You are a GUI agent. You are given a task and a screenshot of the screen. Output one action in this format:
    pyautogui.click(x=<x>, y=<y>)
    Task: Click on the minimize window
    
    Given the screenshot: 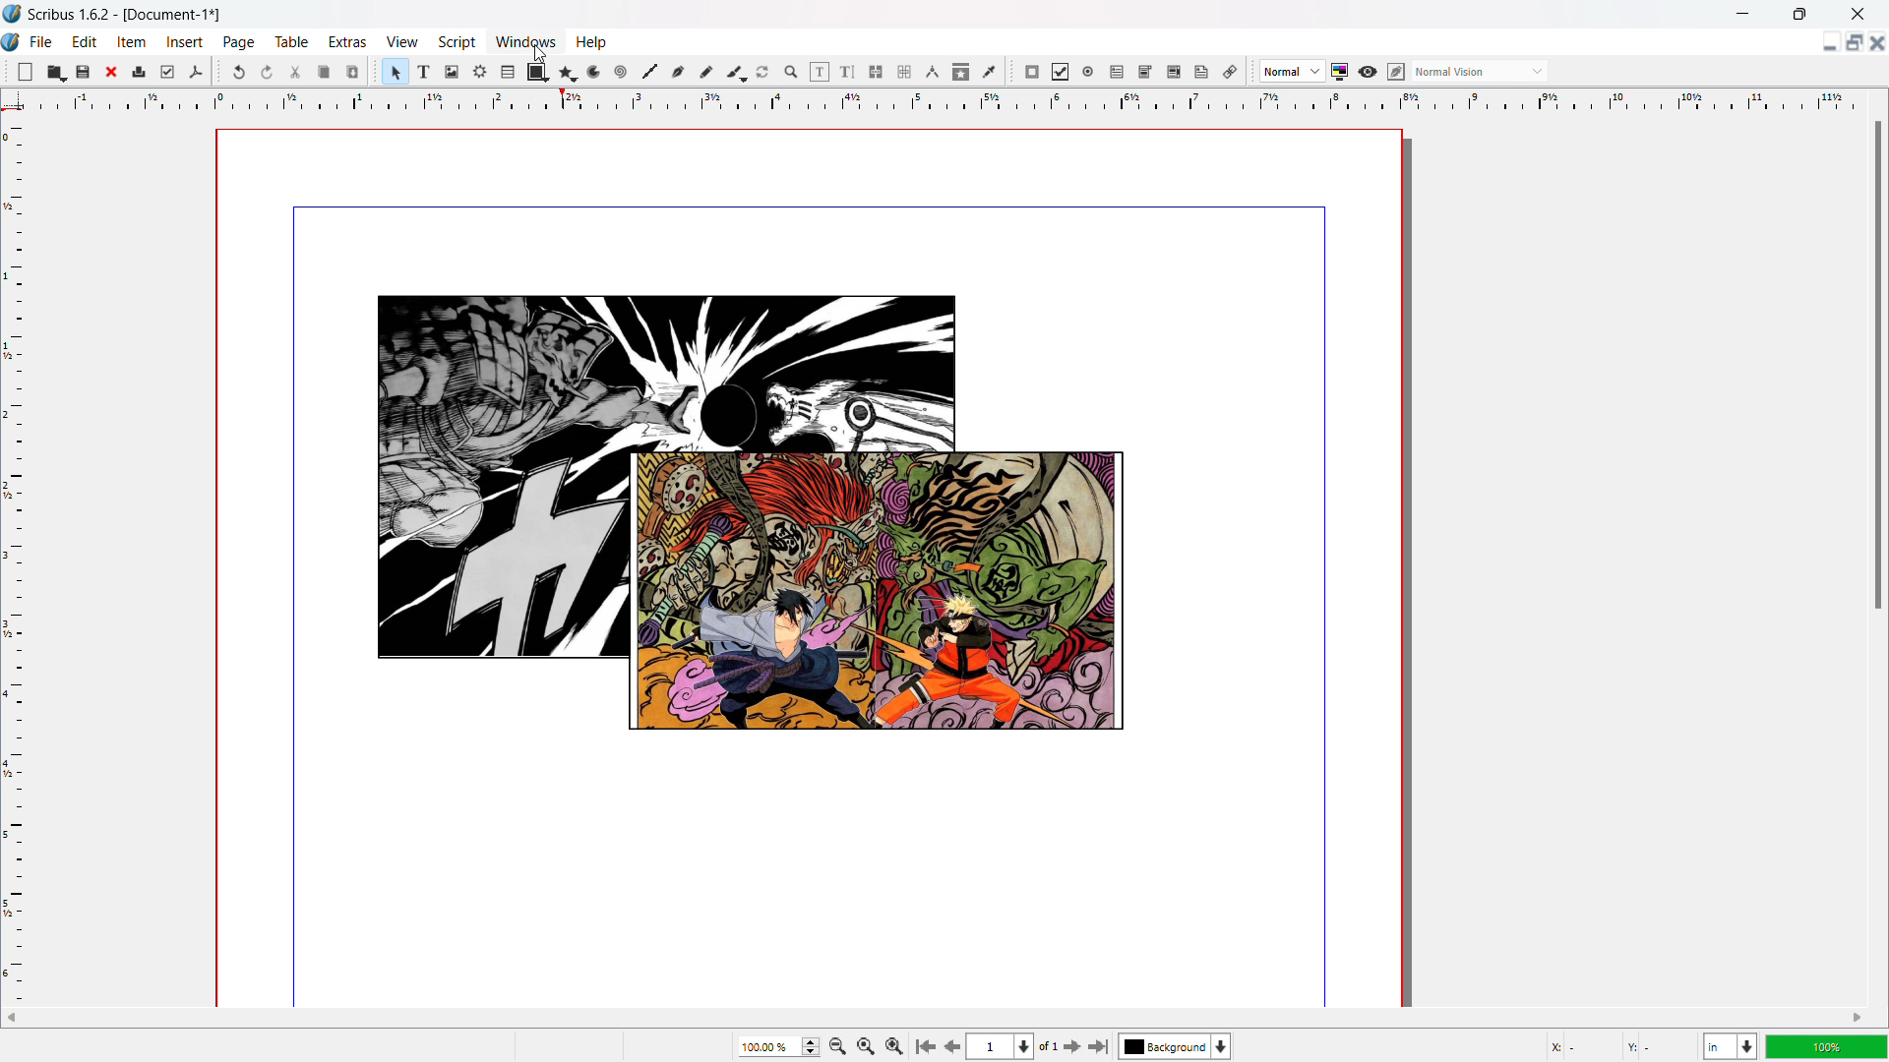 What is the action you would take?
    pyautogui.click(x=1744, y=14)
    